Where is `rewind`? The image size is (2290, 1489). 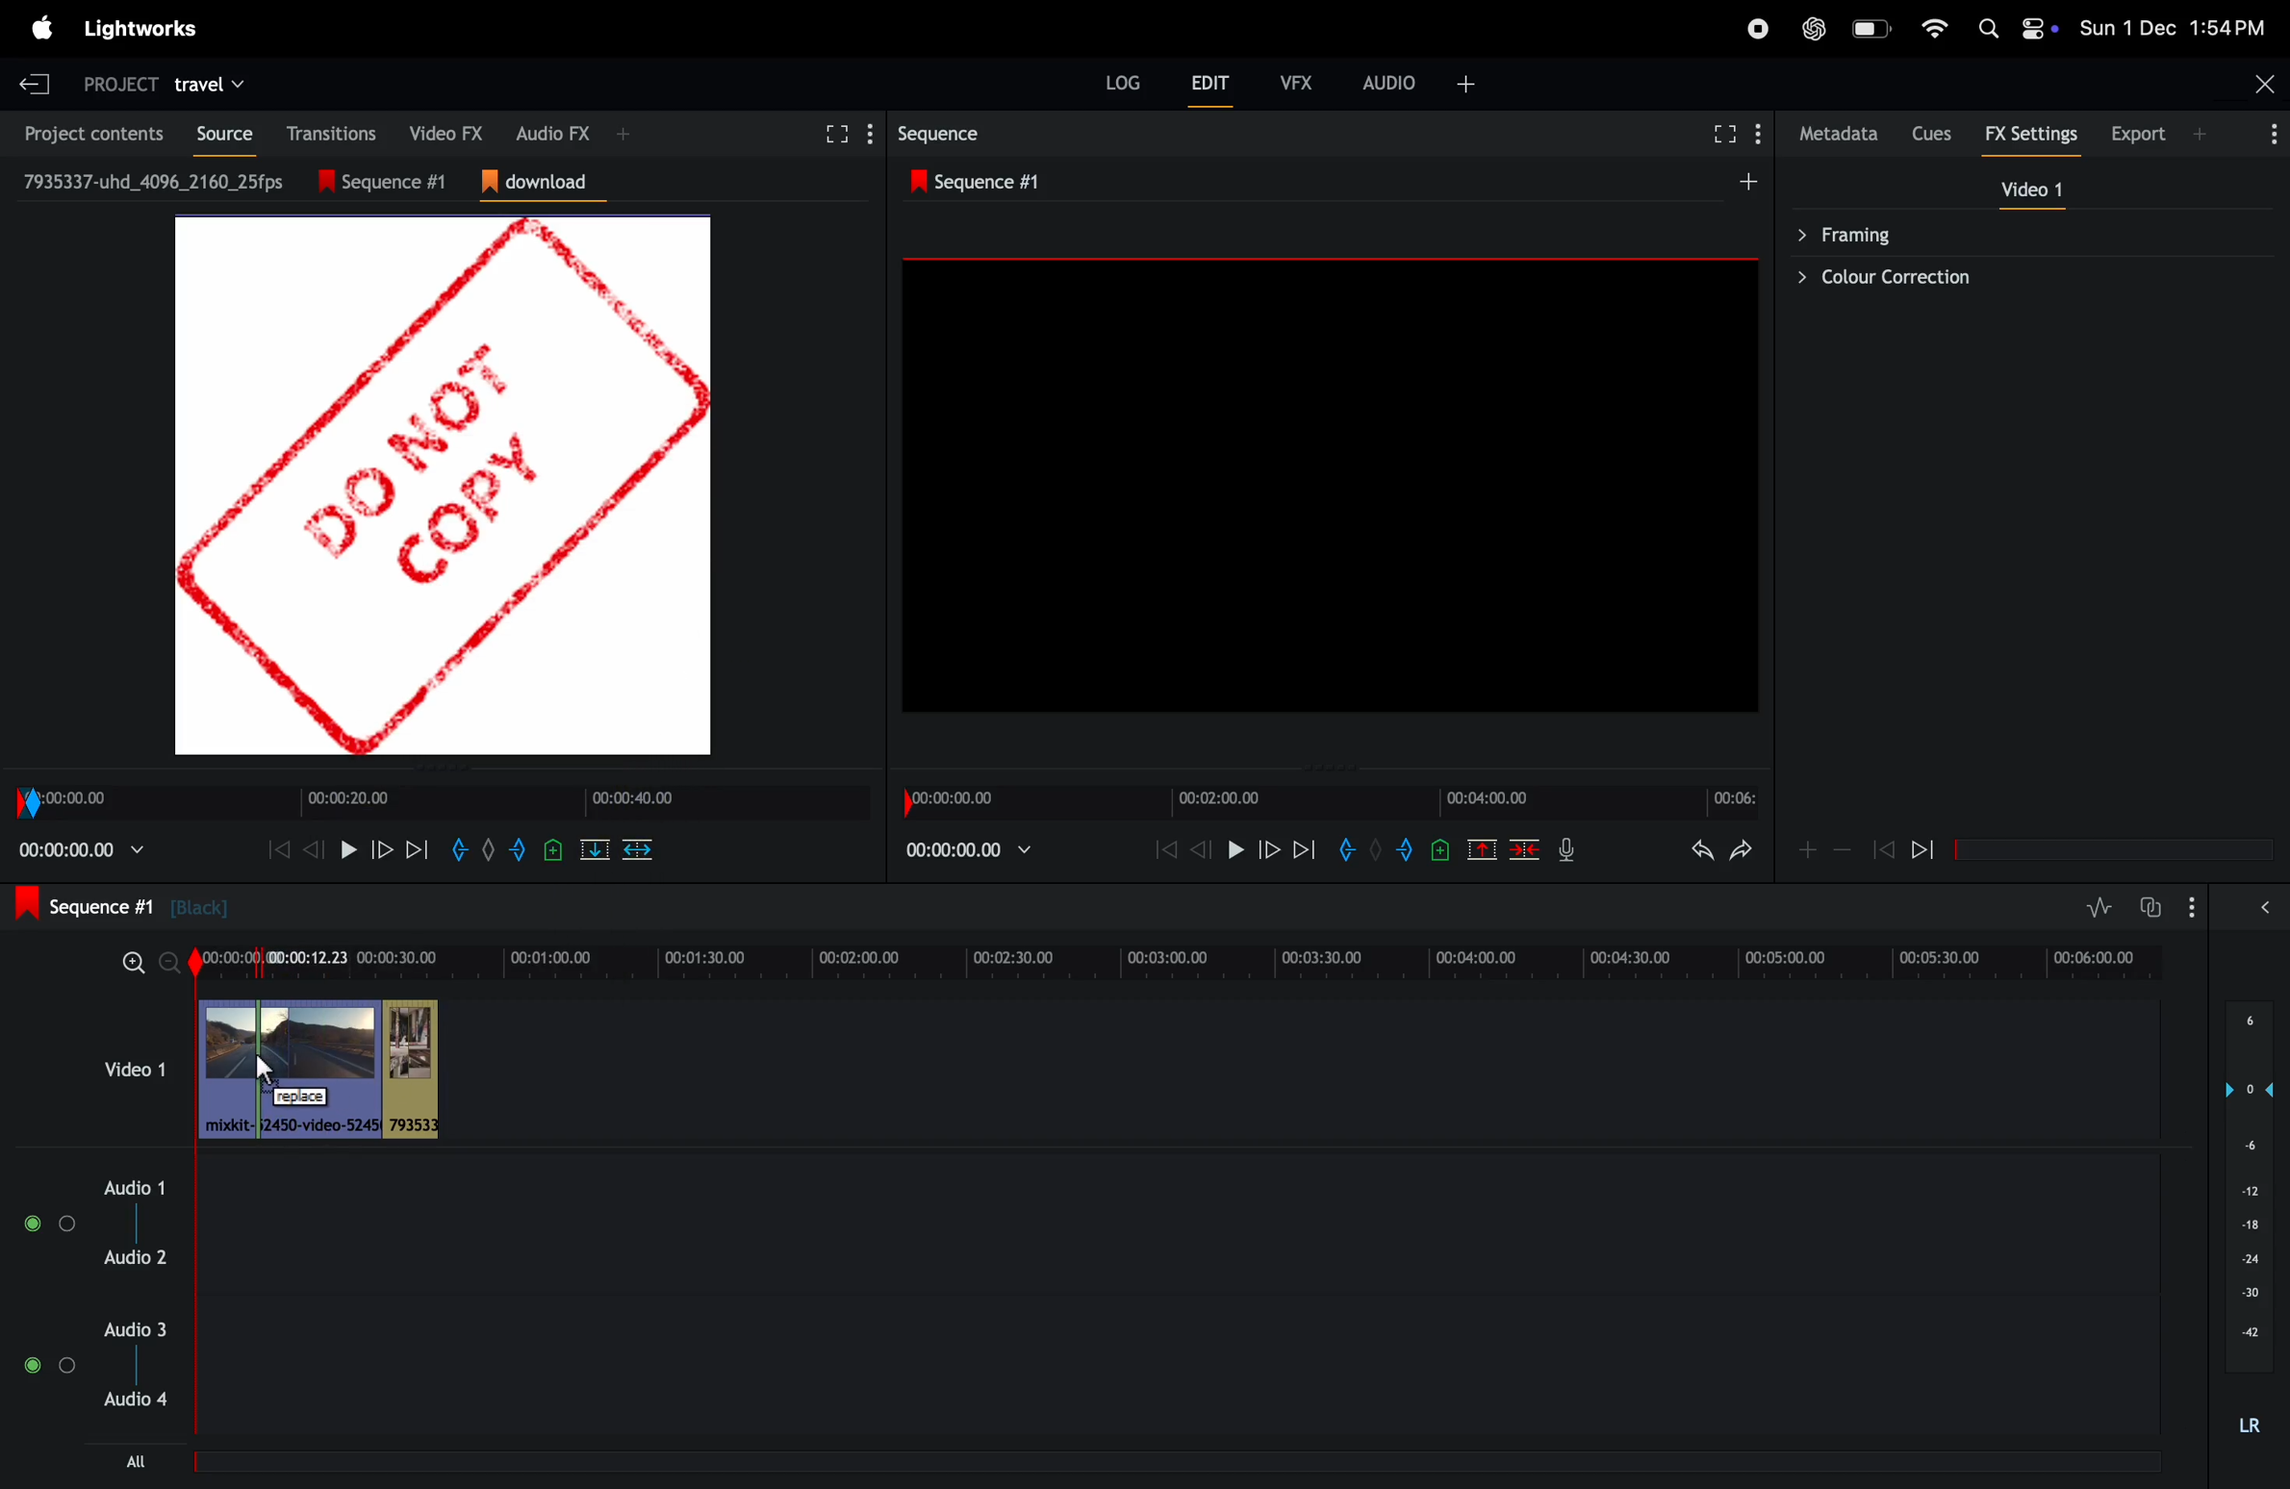 rewind is located at coordinates (311, 849).